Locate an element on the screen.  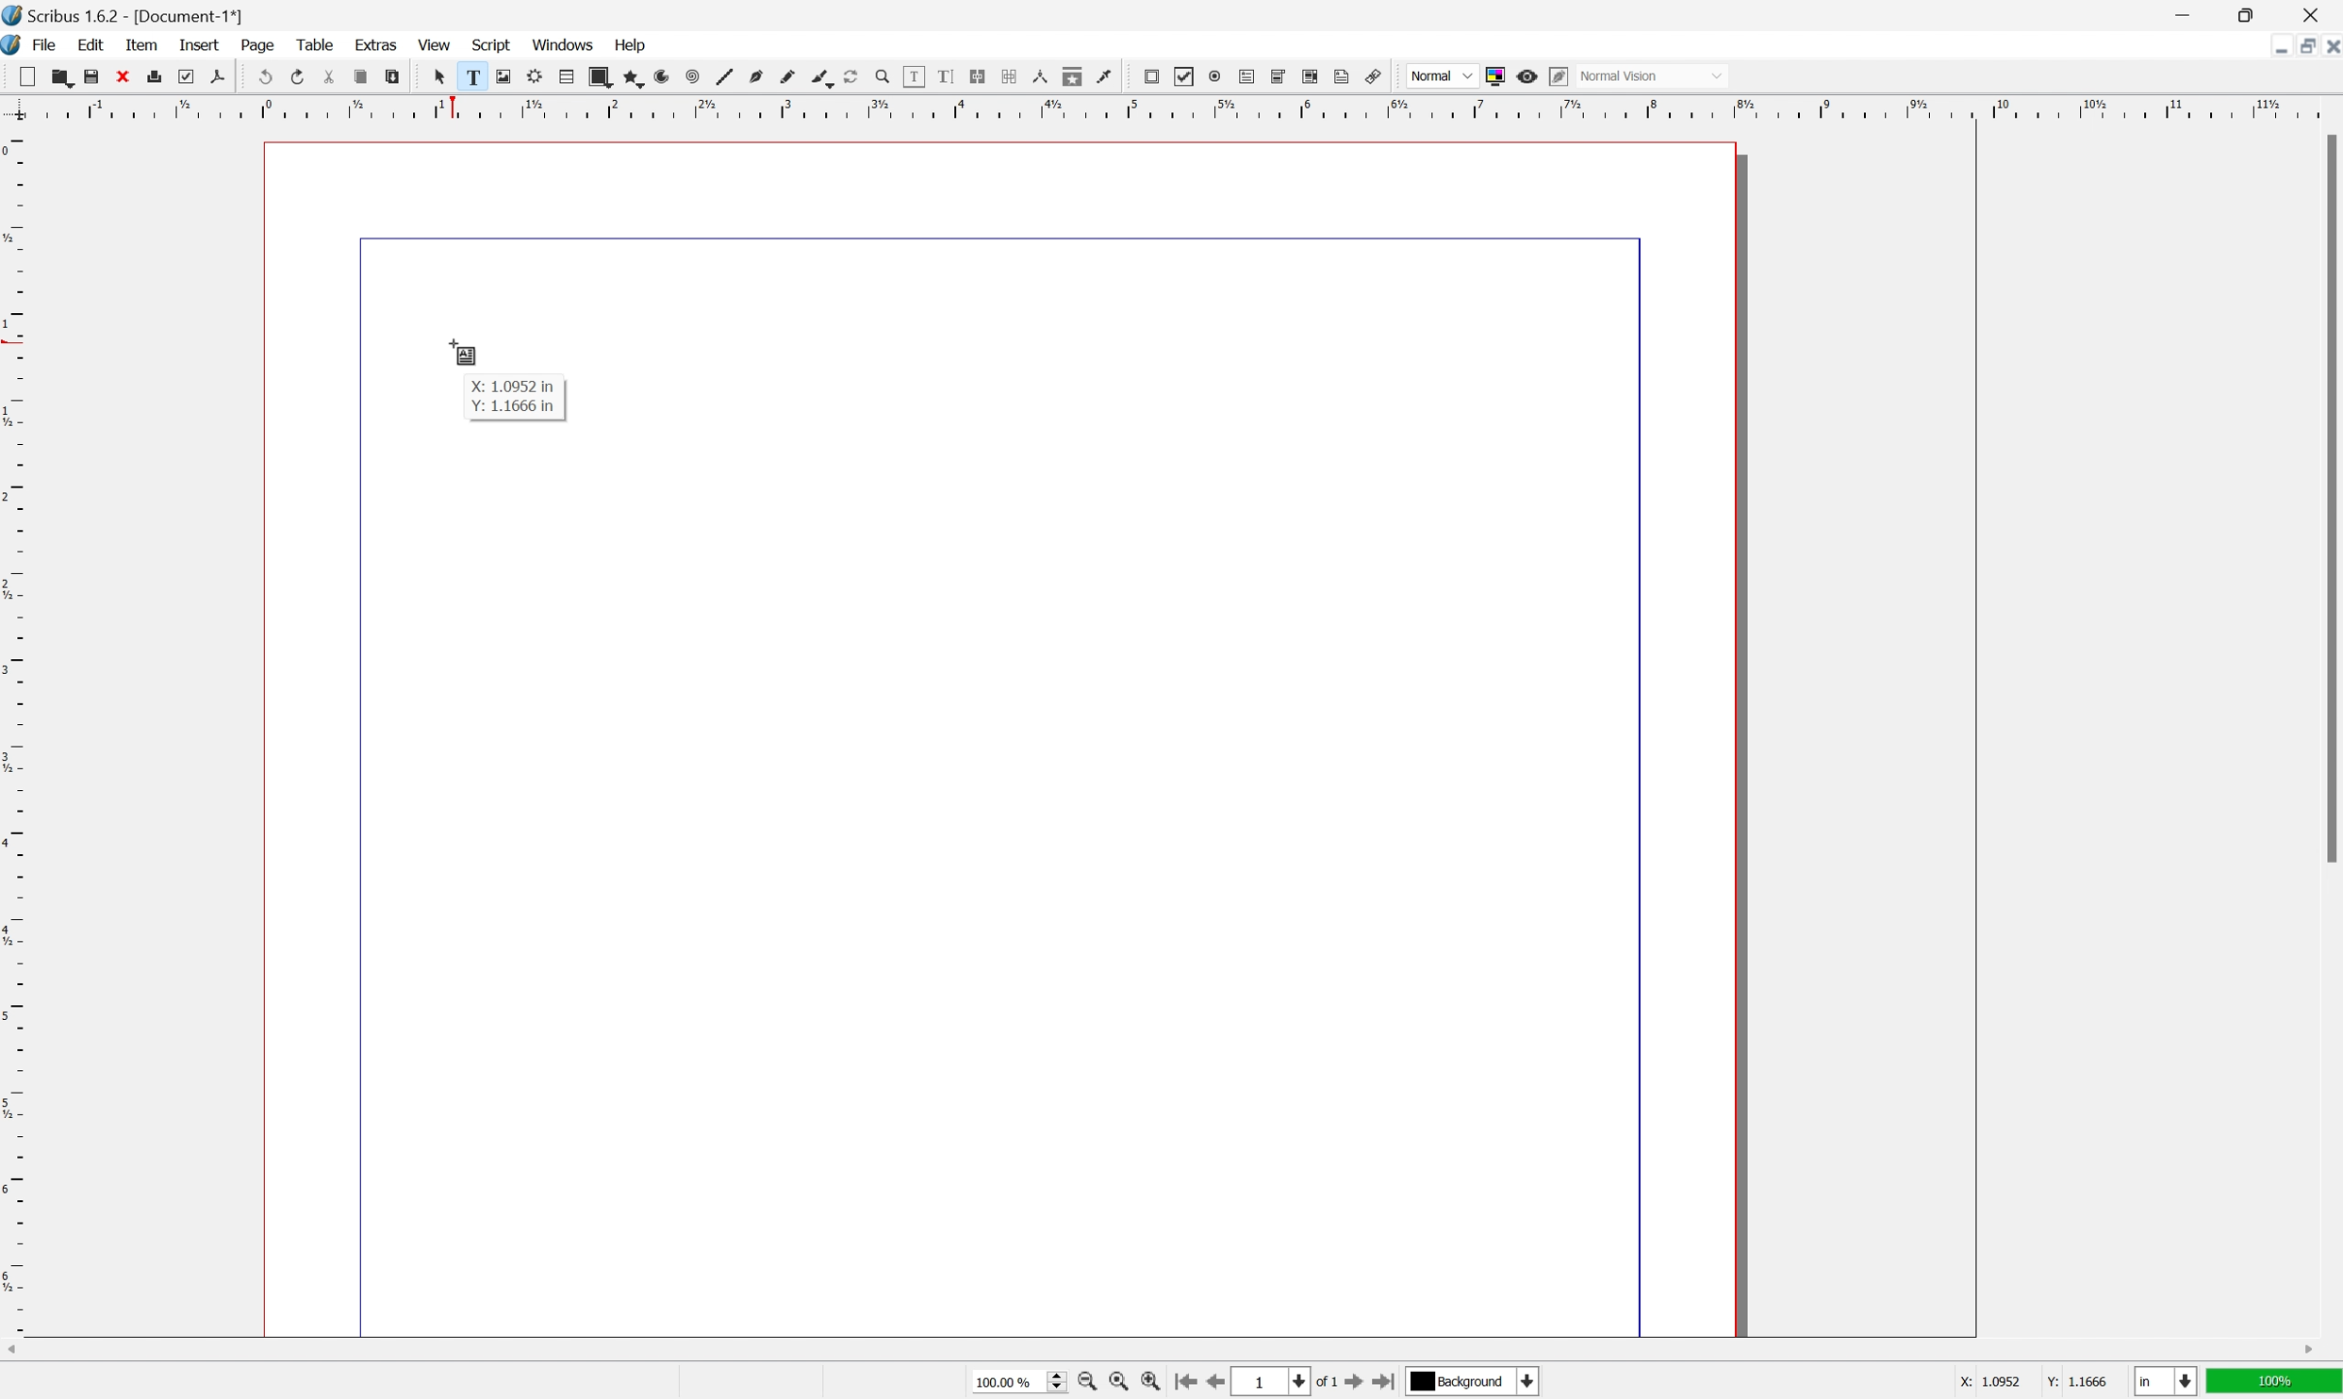
link text frames is located at coordinates (977, 75).